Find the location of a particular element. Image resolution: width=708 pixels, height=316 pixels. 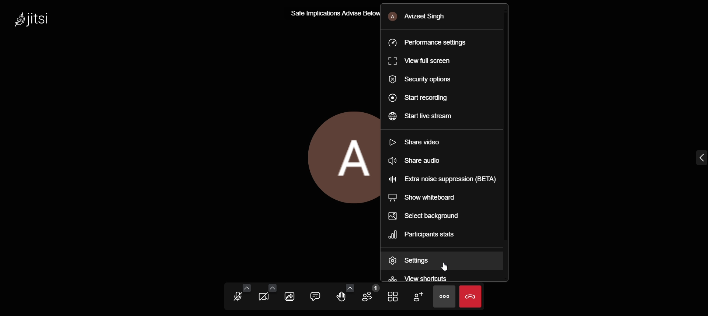

more reaction is located at coordinates (348, 287).